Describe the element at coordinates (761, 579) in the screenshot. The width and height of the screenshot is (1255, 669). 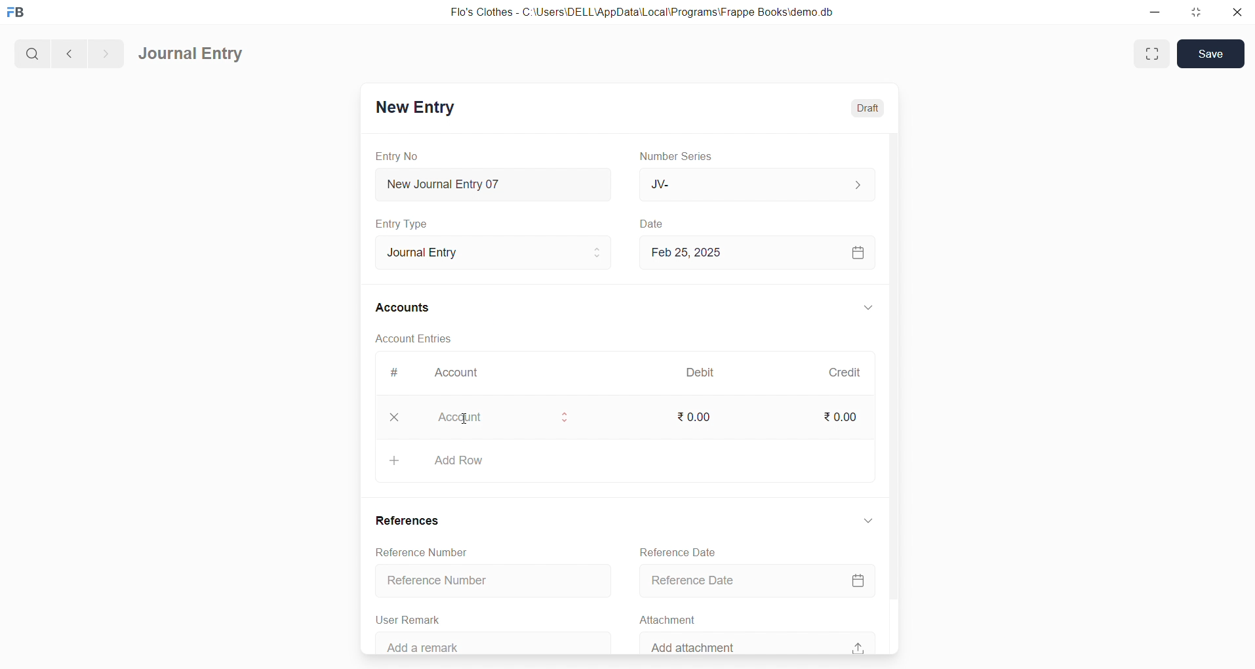
I see `Reference Date` at that location.